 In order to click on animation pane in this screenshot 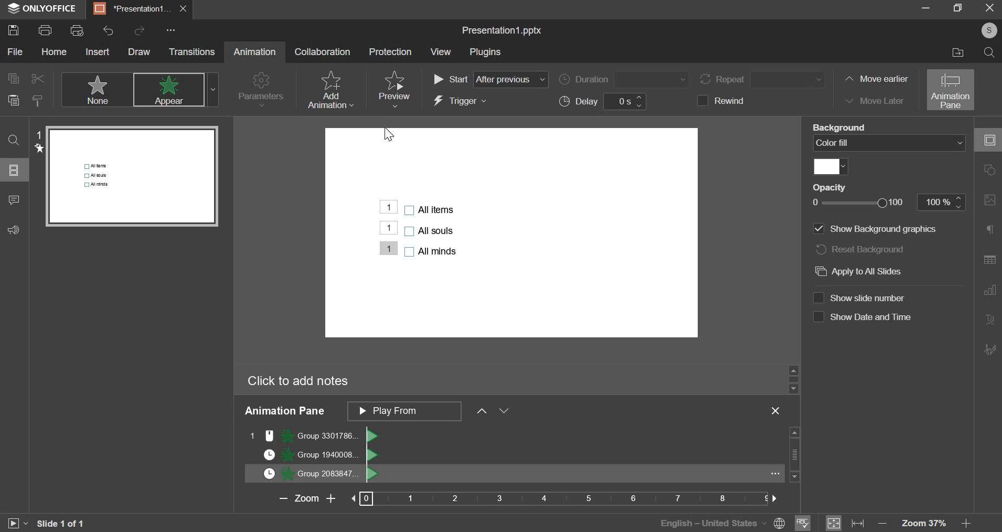, I will do `click(951, 90)`.